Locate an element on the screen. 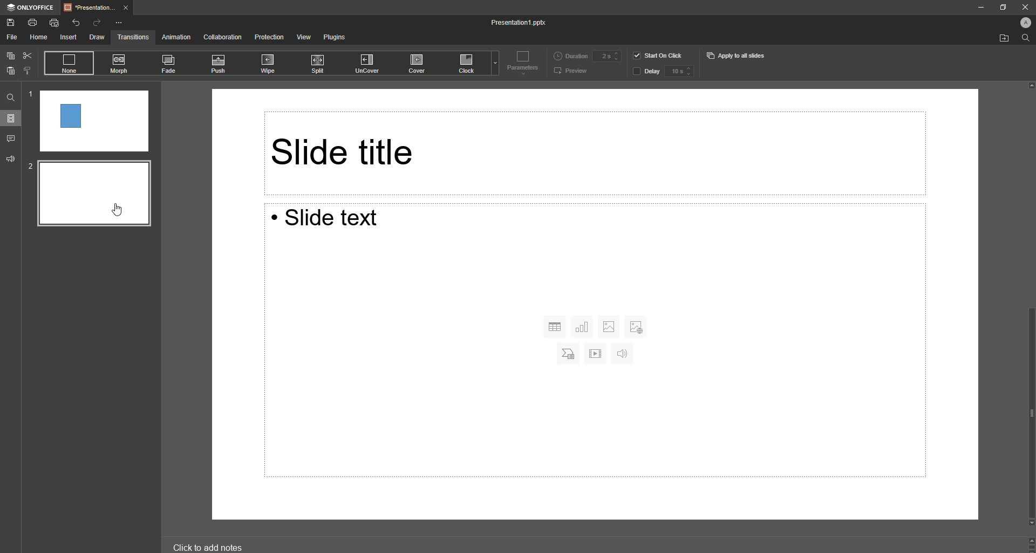 The width and height of the screenshot is (1036, 553). Copy is located at coordinates (9, 57).